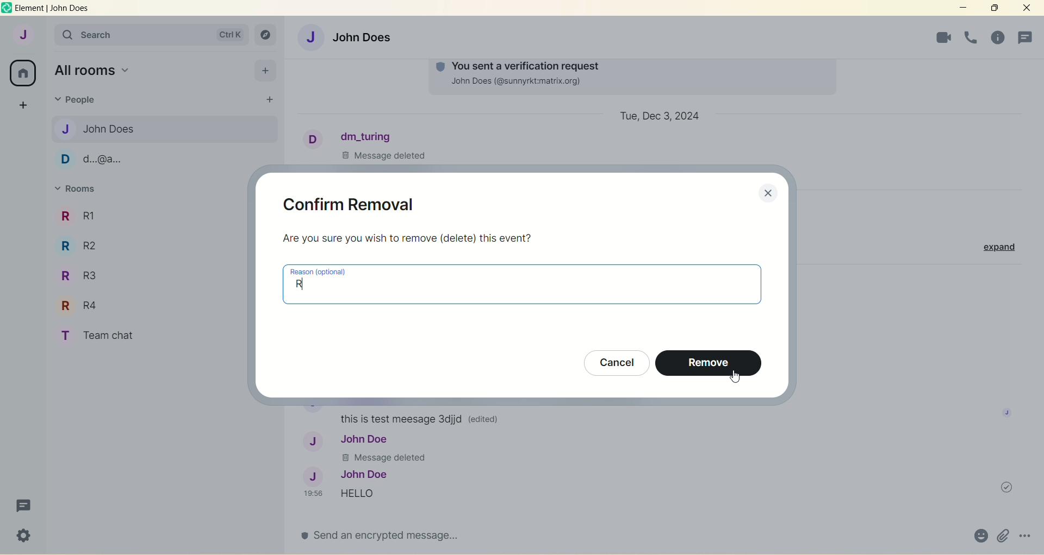 This screenshot has width=1044, height=555. What do you see at coordinates (1027, 36) in the screenshot?
I see `people` at bounding box center [1027, 36].